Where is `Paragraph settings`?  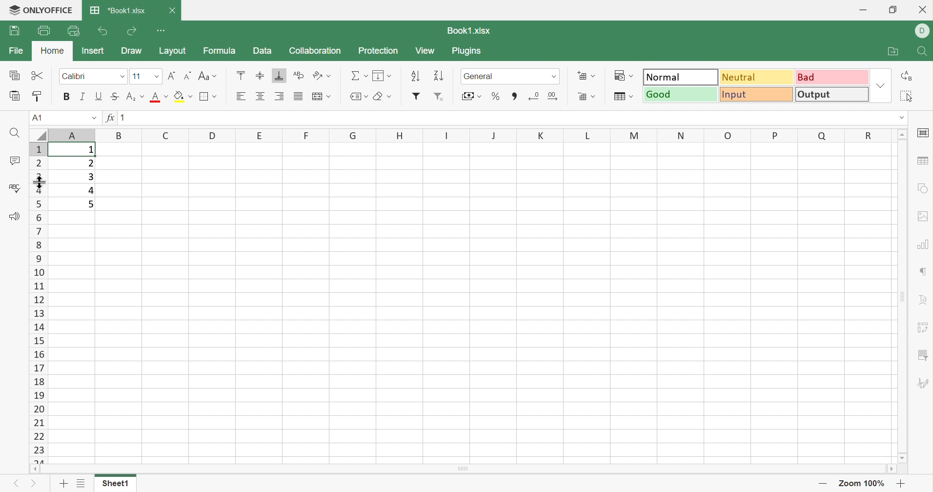 Paragraph settings is located at coordinates (922, 269).